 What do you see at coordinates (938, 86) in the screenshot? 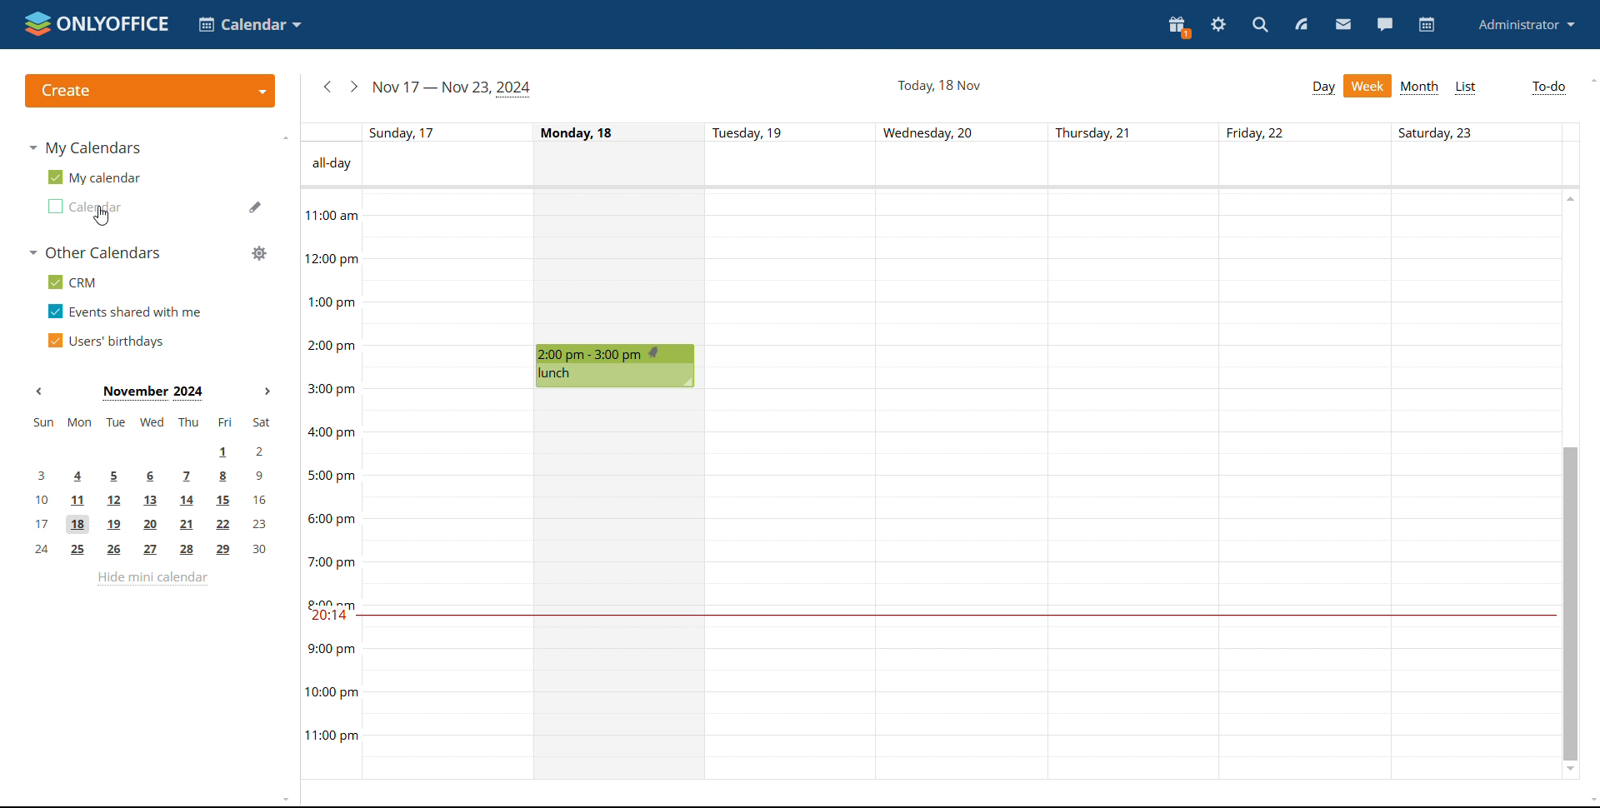
I see `current date` at bounding box center [938, 86].